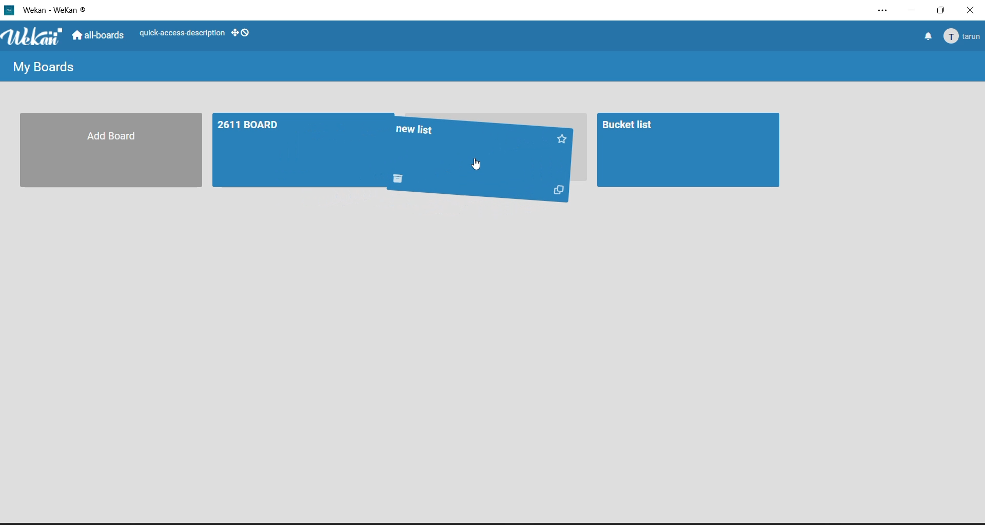 Image resolution: width=985 pixels, height=525 pixels. What do you see at coordinates (34, 37) in the screenshot?
I see `app logo Wekan` at bounding box center [34, 37].